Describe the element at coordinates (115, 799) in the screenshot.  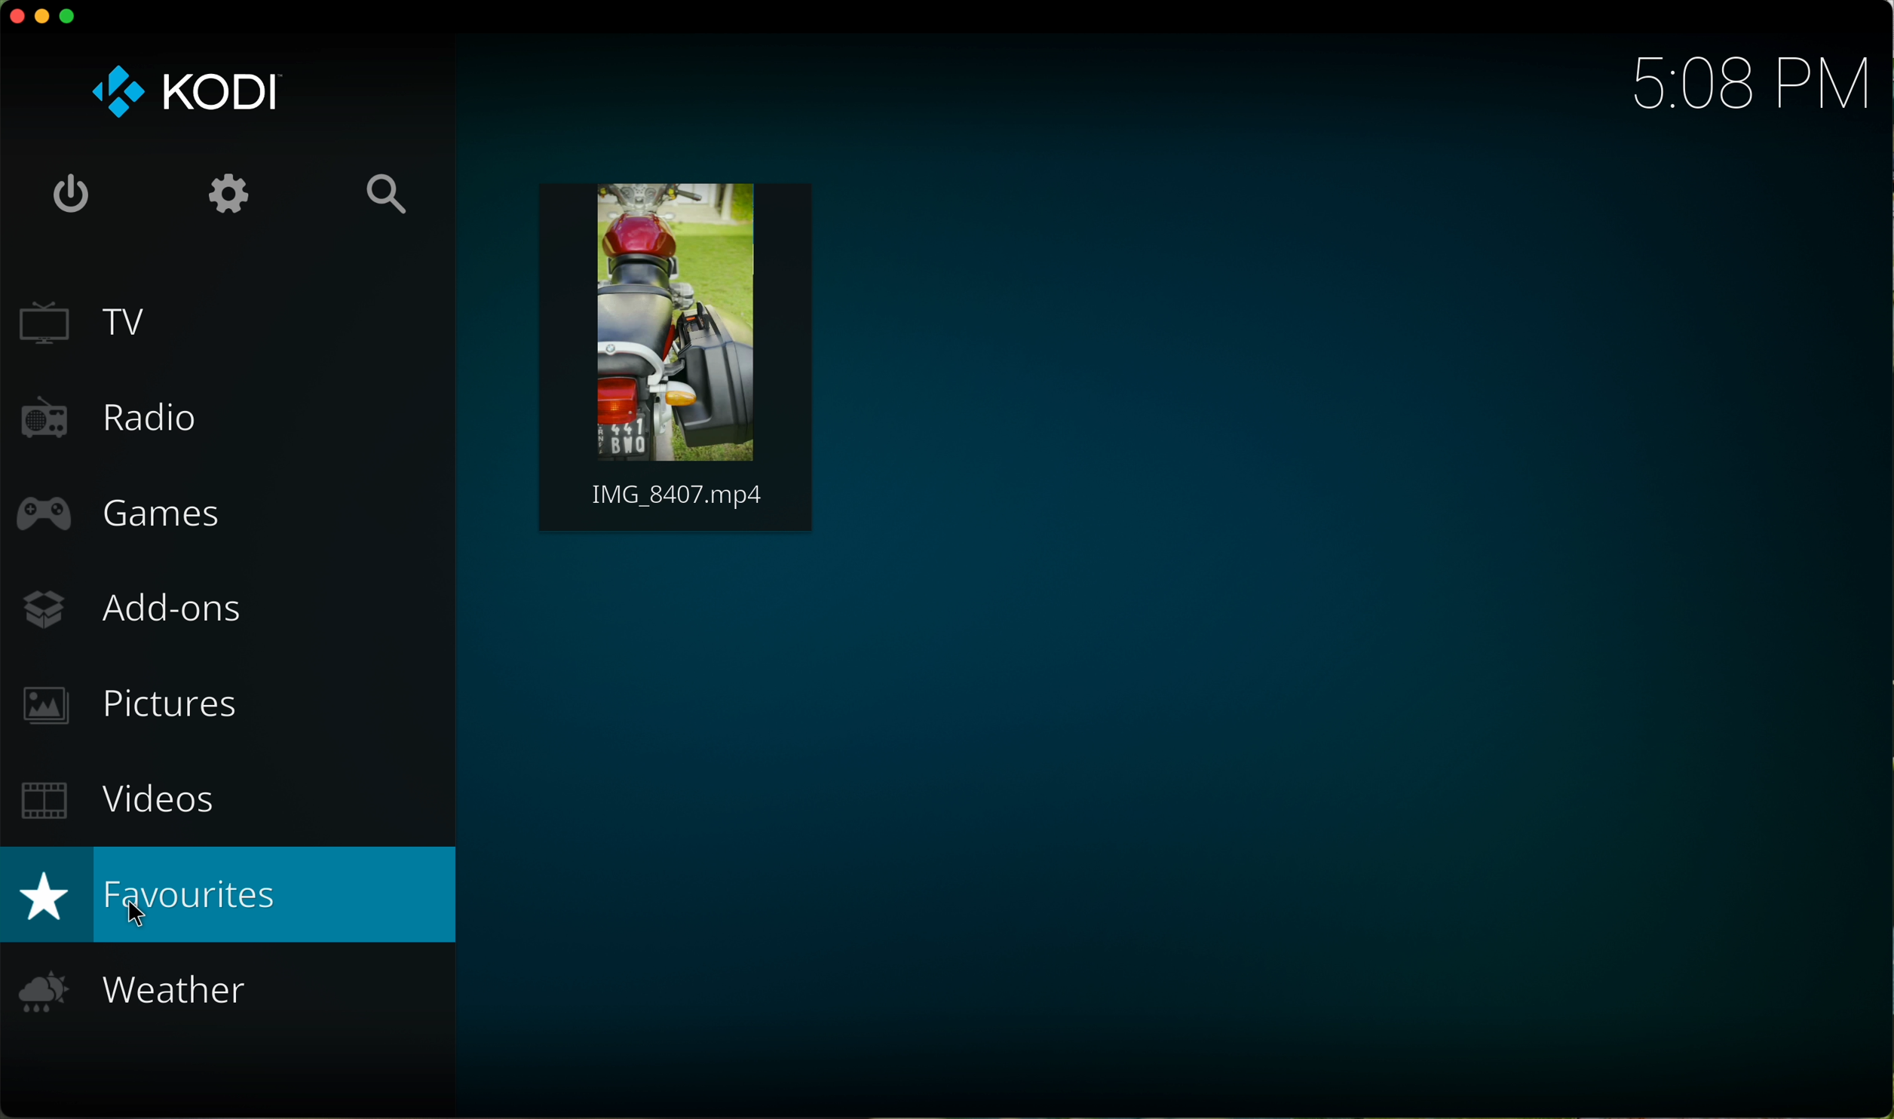
I see `videos` at that location.